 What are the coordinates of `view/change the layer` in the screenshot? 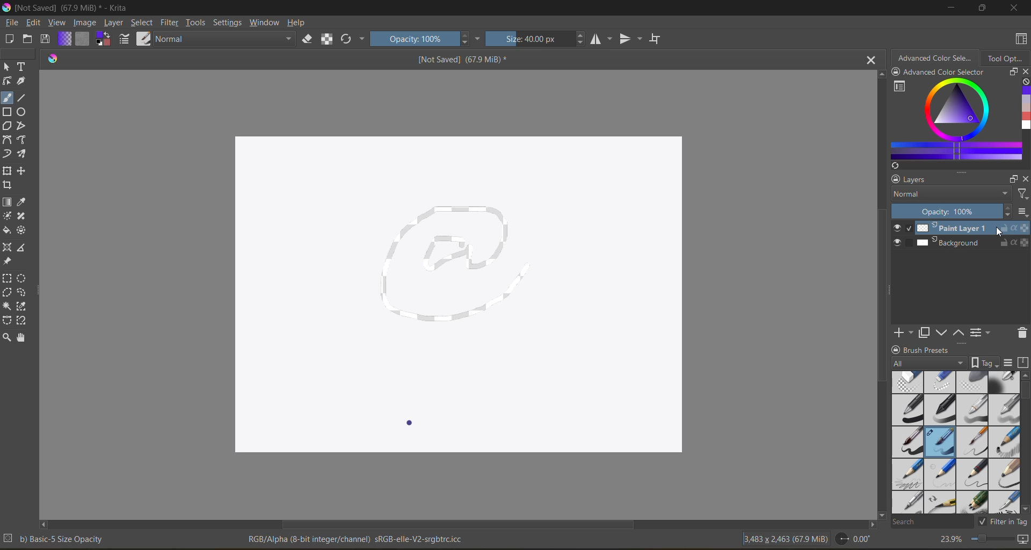 It's located at (982, 331).